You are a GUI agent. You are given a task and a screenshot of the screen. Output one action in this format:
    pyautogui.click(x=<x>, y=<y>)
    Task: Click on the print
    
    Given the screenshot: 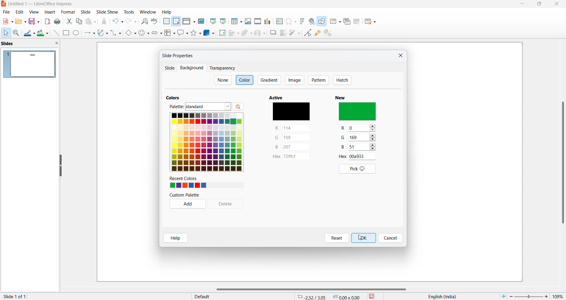 What is the action you would take?
    pyautogui.click(x=59, y=21)
    